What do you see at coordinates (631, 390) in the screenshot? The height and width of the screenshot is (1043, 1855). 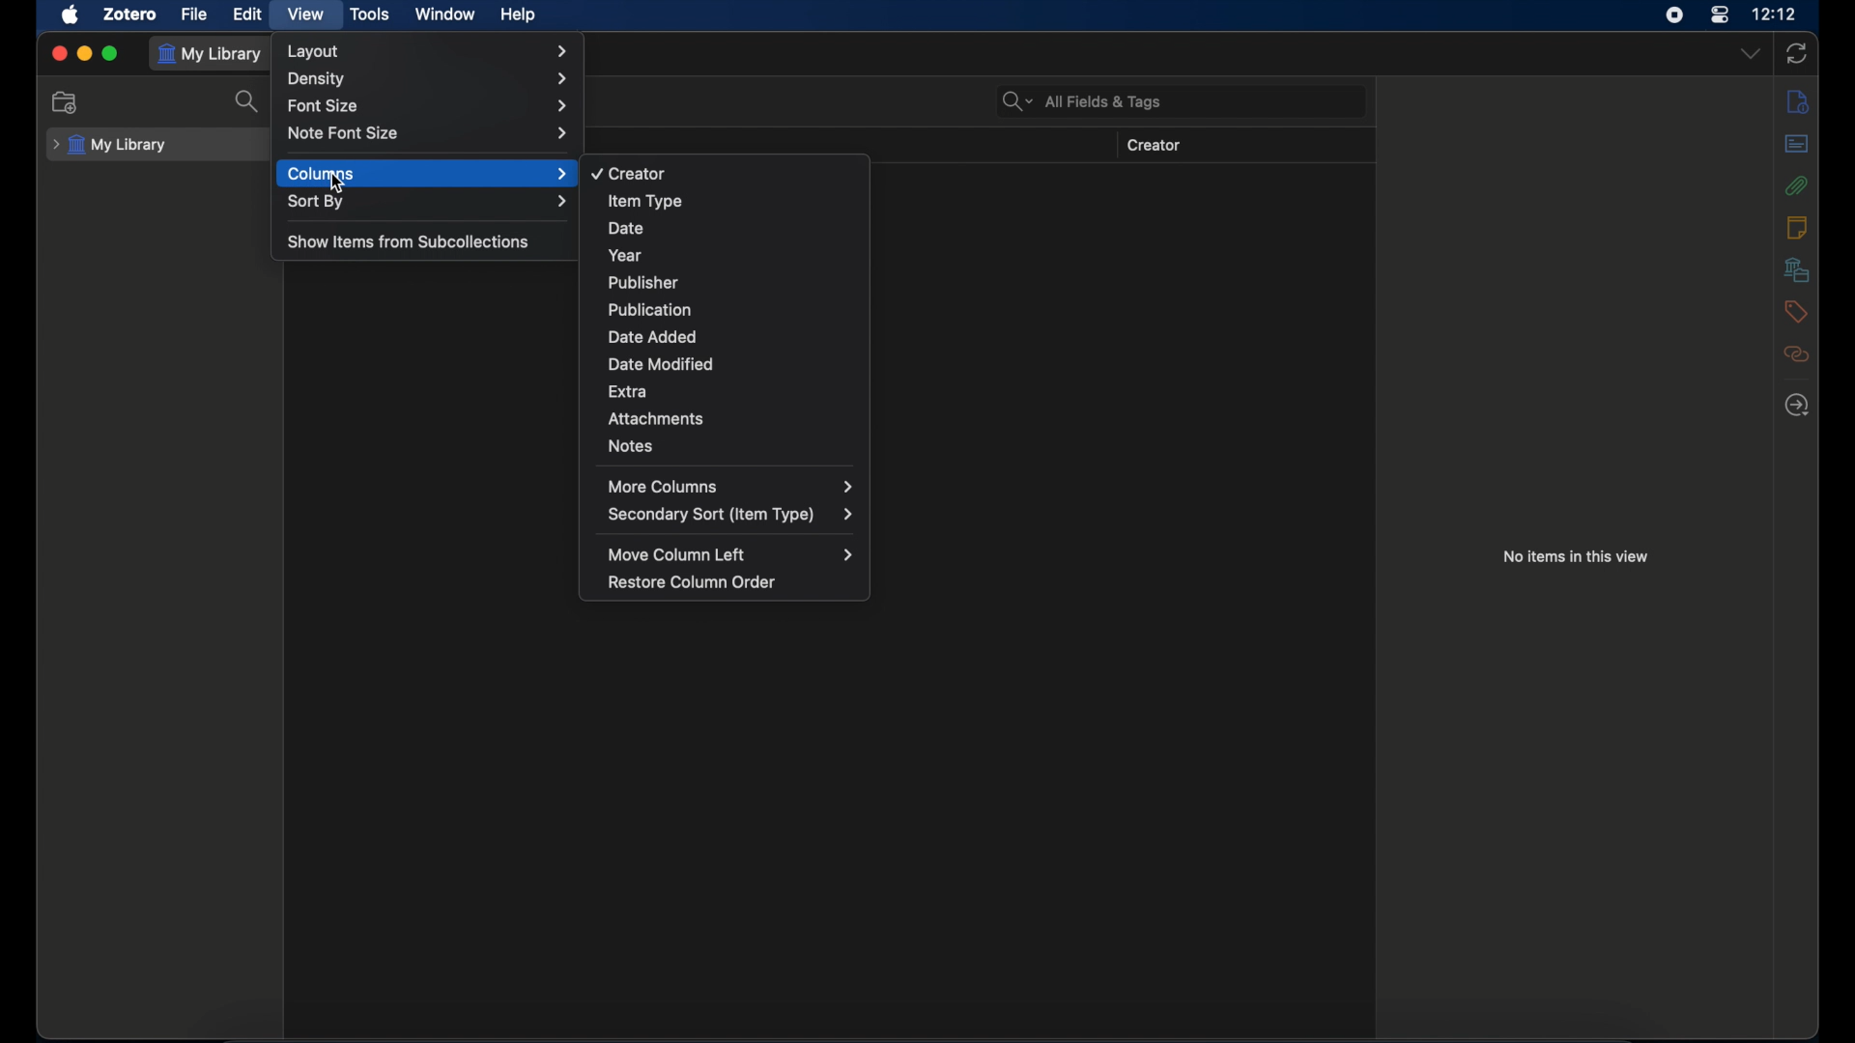 I see `extra` at bounding box center [631, 390].